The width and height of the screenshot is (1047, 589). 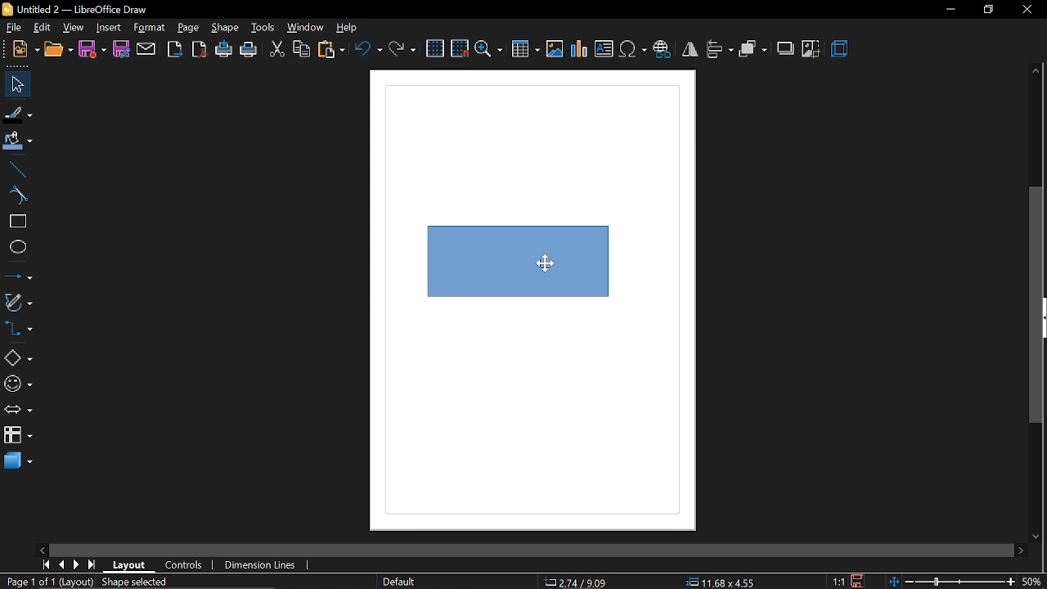 I want to click on insert chart, so click(x=579, y=50).